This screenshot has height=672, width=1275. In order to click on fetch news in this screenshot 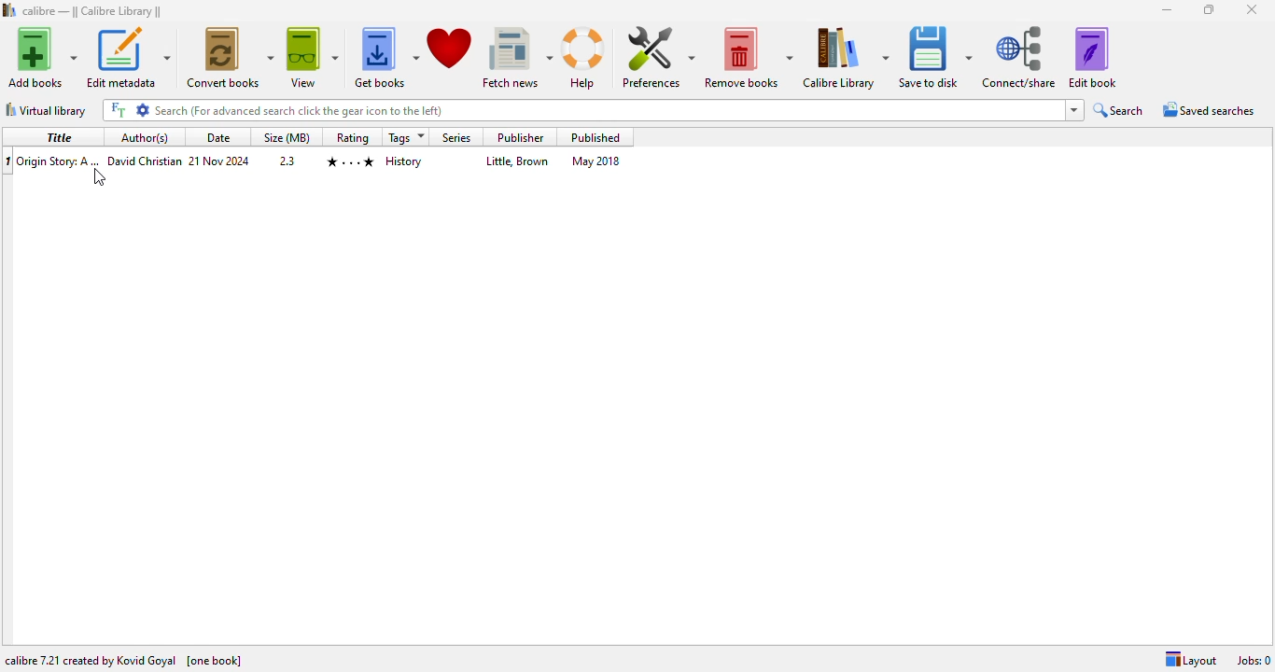, I will do `click(517, 58)`.